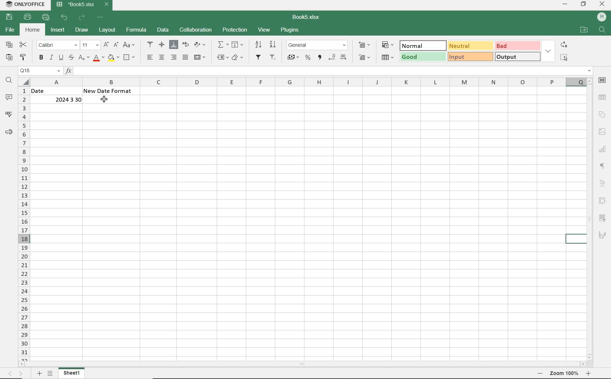 The height and width of the screenshot is (379, 611). What do you see at coordinates (82, 17) in the screenshot?
I see `REDO` at bounding box center [82, 17].